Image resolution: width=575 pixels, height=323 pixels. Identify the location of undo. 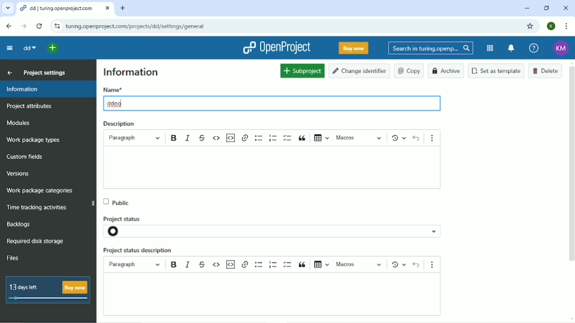
(416, 264).